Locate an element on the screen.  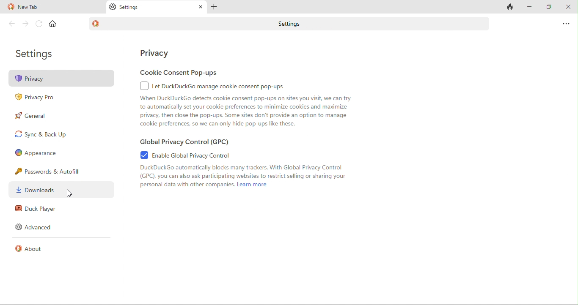
sync and back up is located at coordinates (48, 136).